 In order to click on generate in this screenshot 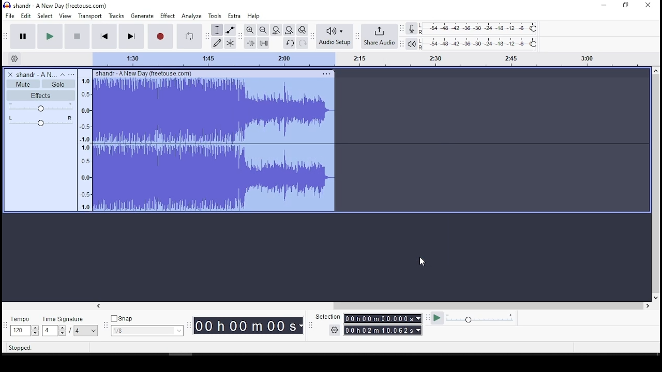, I will do `click(142, 16)`.